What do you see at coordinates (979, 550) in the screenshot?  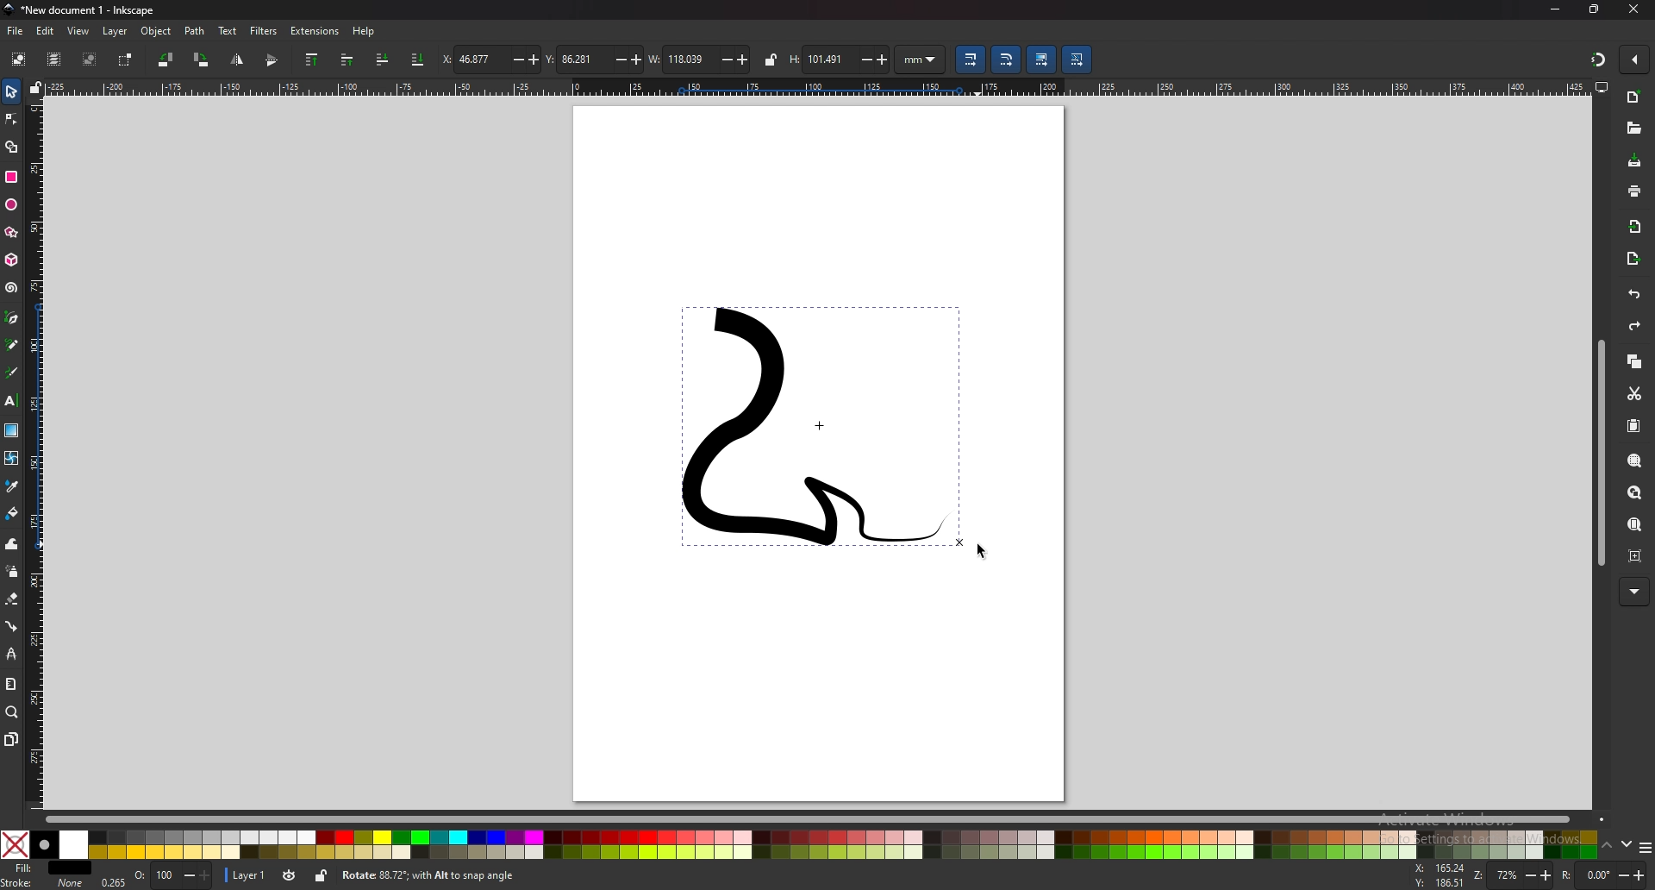 I see `cursor` at bounding box center [979, 550].